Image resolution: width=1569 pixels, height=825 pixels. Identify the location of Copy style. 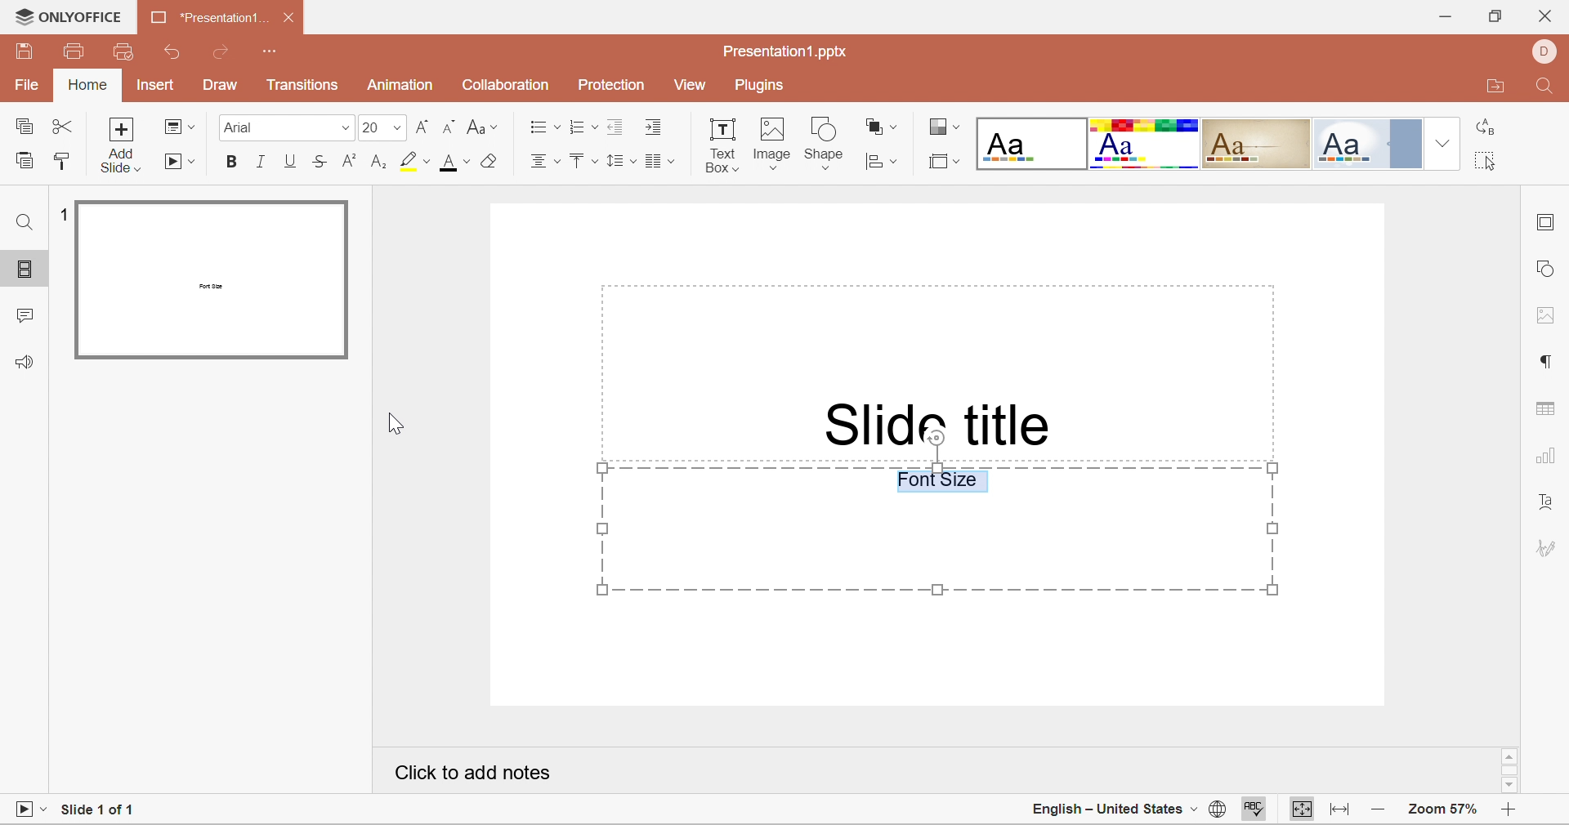
(63, 163).